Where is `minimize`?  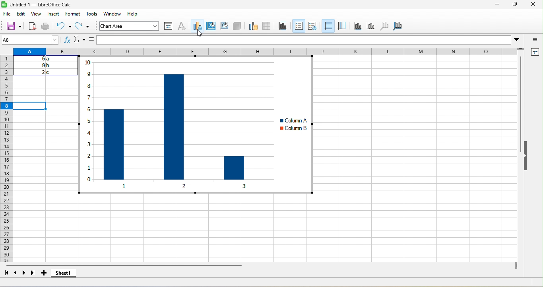
minimize is located at coordinates (496, 5).